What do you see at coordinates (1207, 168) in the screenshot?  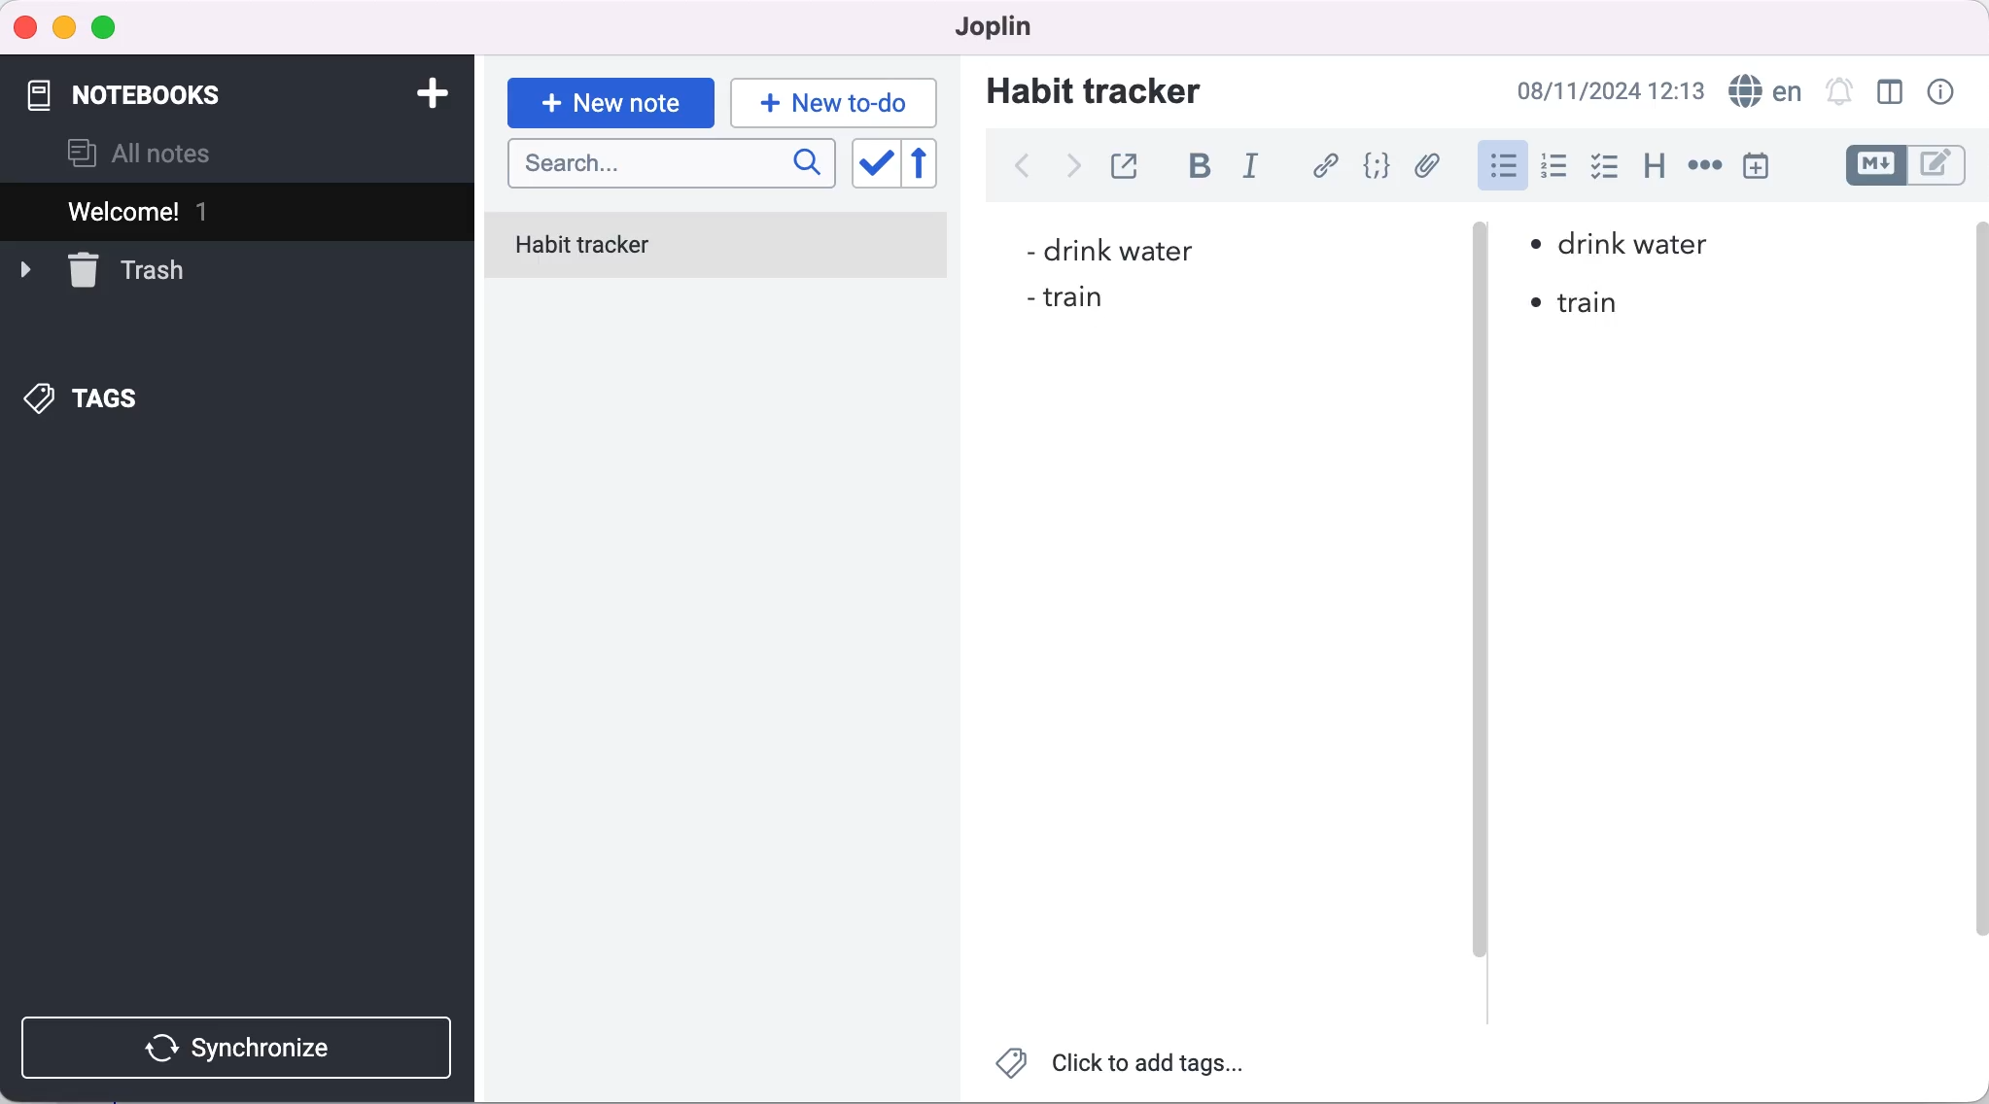 I see `bold` at bounding box center [1207, 168].